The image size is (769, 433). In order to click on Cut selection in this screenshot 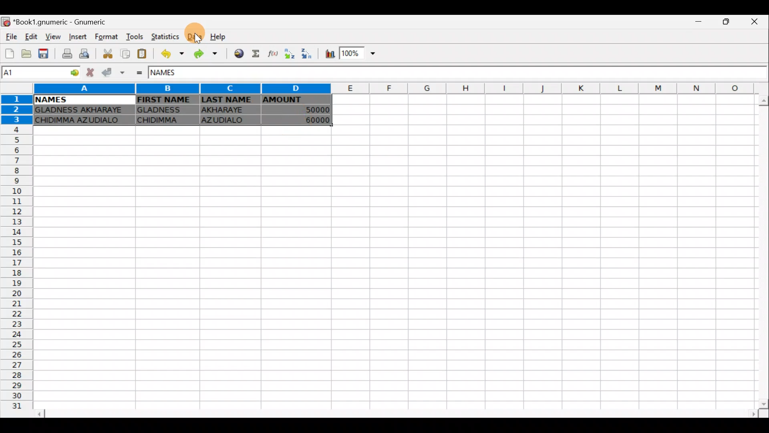, I will do `click(110, 55)`.